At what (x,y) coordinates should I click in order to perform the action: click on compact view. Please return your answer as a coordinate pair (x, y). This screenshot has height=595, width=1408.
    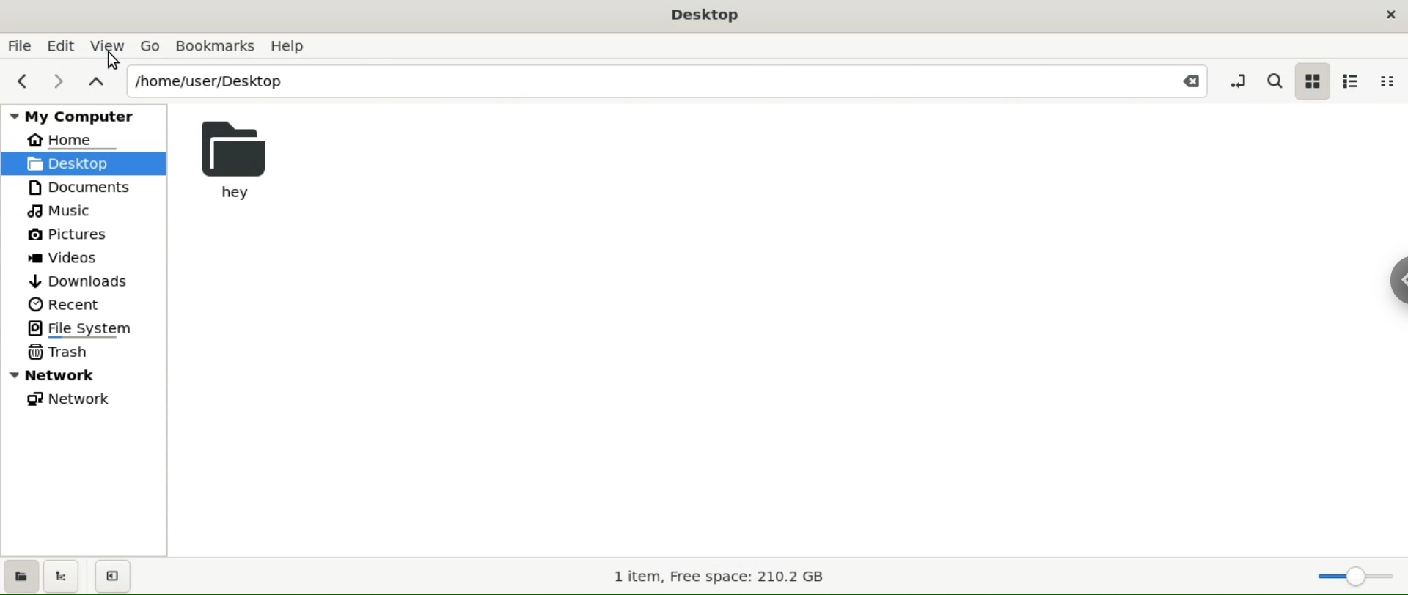
    Looking at the image, I should click on (1392, 81).